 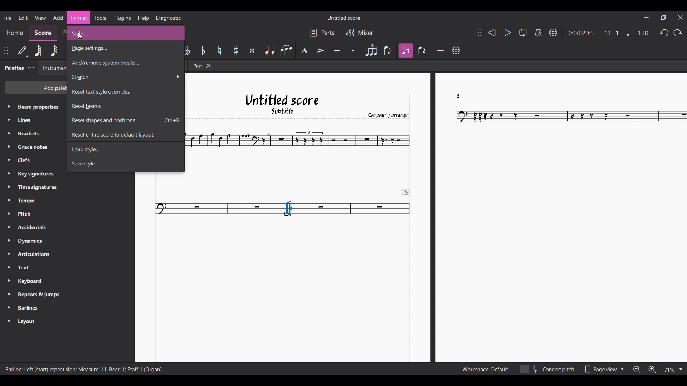 What do you see at coordinates (40, 18) in the screenshot?
I see `View menu` at bounding box center [40, 18].